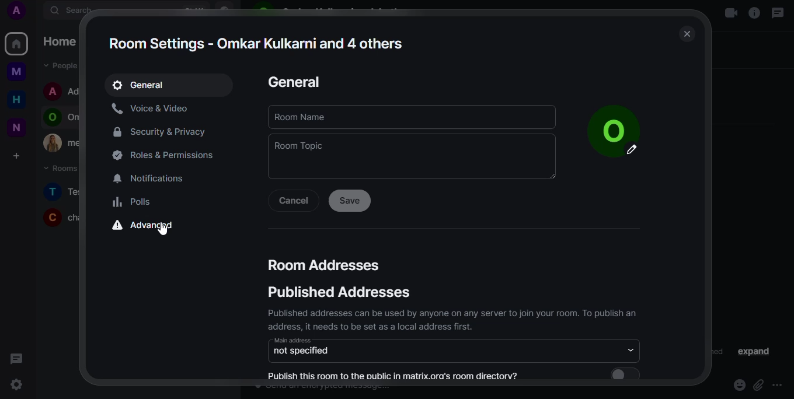 This screenshot has height=399, width=794. I want to click on more, so click(780, 385).